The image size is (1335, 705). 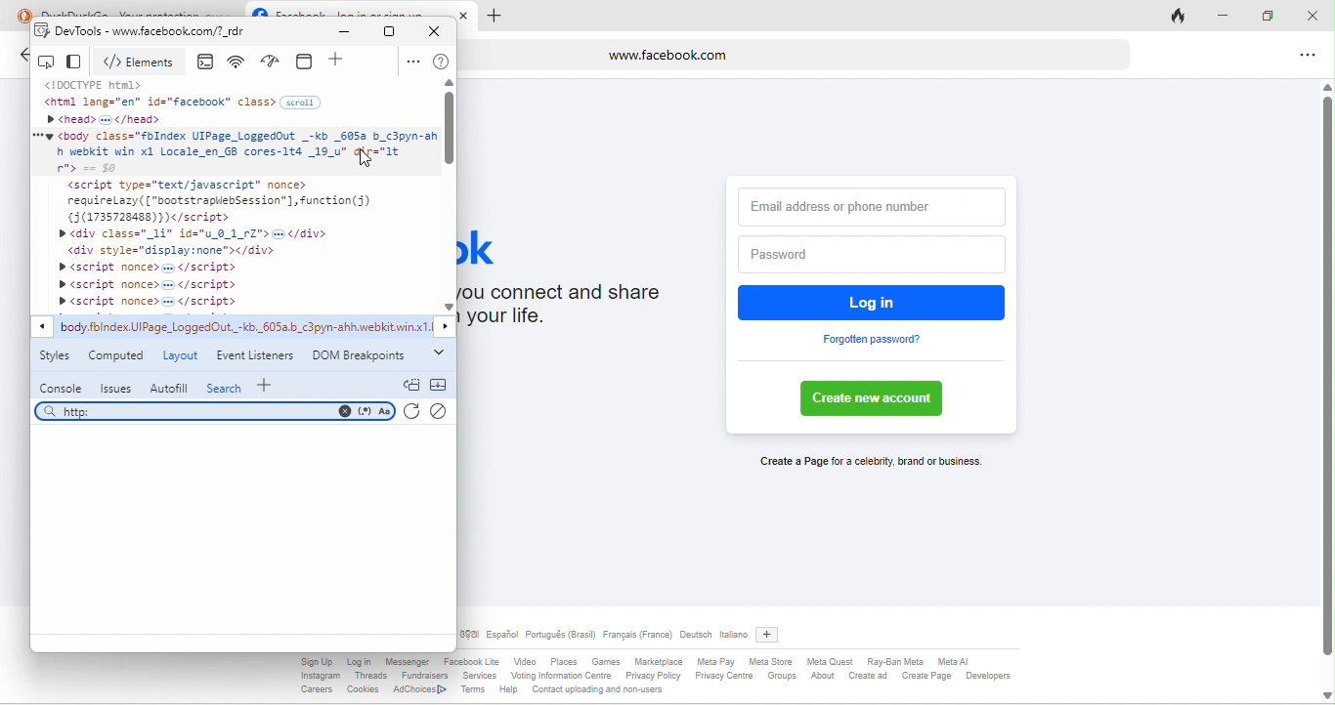 What do you see at coordinates (1181, 15) in the screenshot?
I see `close tab and clear data` at bounding box center [1181, 15].